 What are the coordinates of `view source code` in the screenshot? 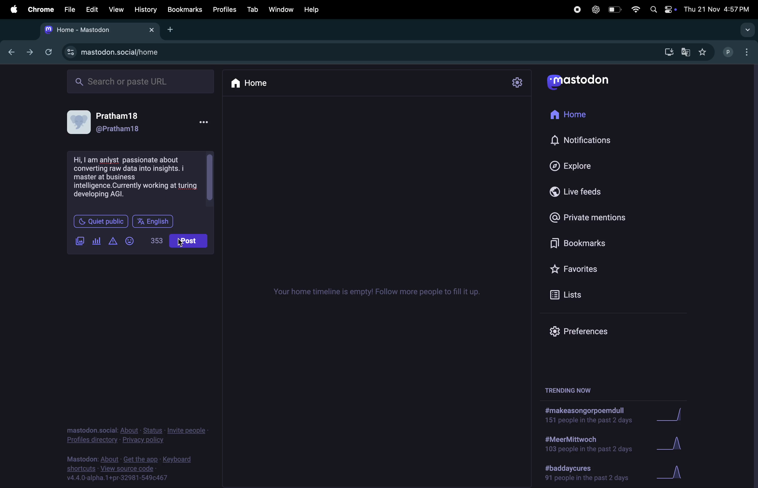 It's located at (127, 470).